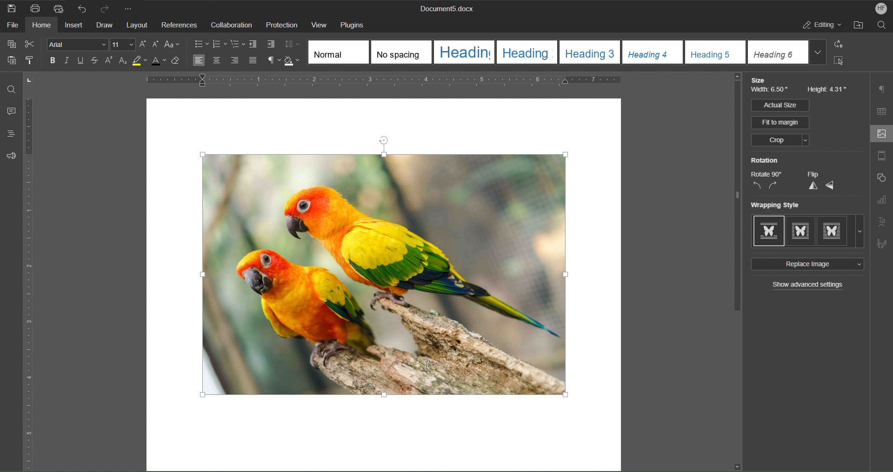 The image size is (893, 472). What do you see at coordinates (781, 123) in the screenshot?
I see `Fit to margin` at bounding box center [781, 123].